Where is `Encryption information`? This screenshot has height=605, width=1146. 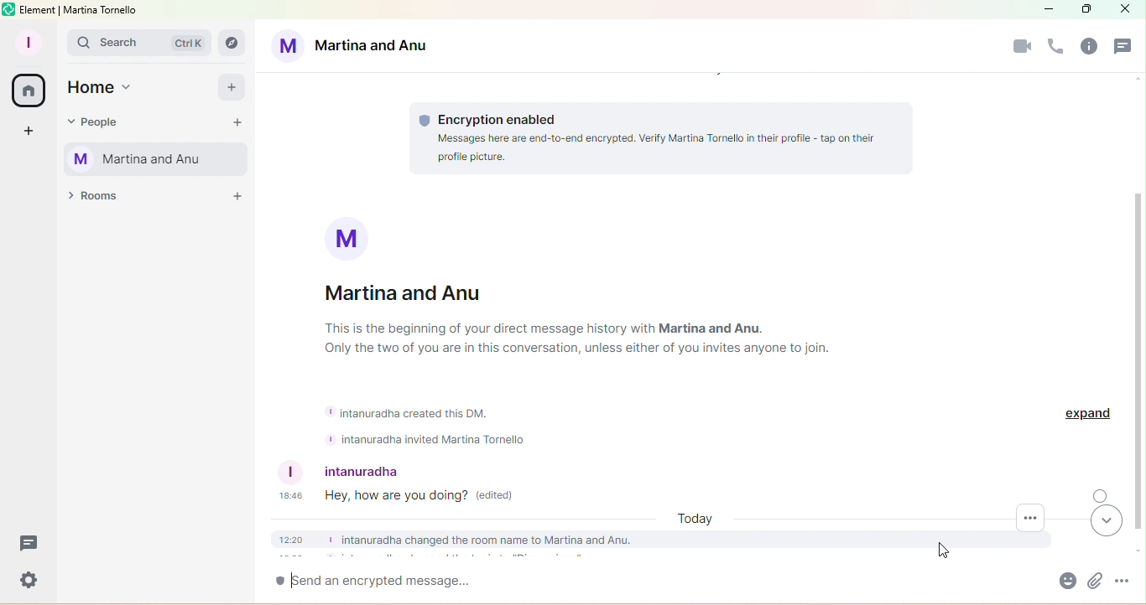
Encryption information is located at coordinates (660, 137).